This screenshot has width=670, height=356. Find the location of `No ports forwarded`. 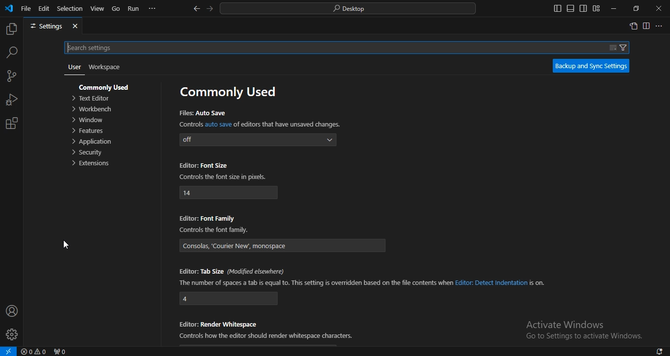

No ports forwarded is located at coordinates (61, 351).